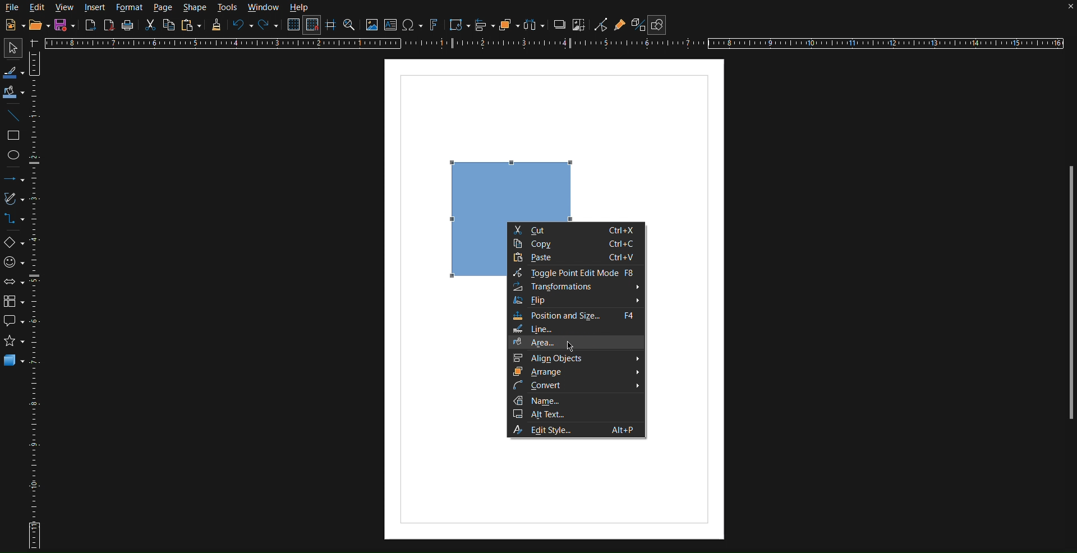  I want to click on Undo, so click(242, 26).